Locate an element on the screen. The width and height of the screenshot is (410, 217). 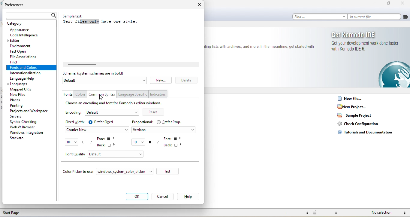
mapped urls is located at coordinates (23, 90).